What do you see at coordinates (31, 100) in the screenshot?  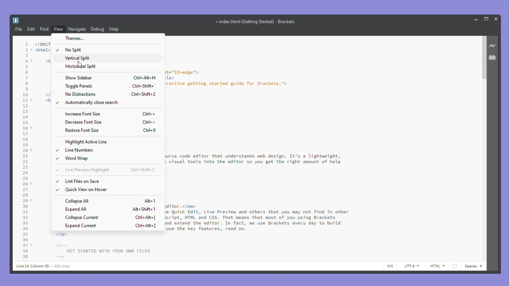 I see `code fold` at bounding box center [31, 100].